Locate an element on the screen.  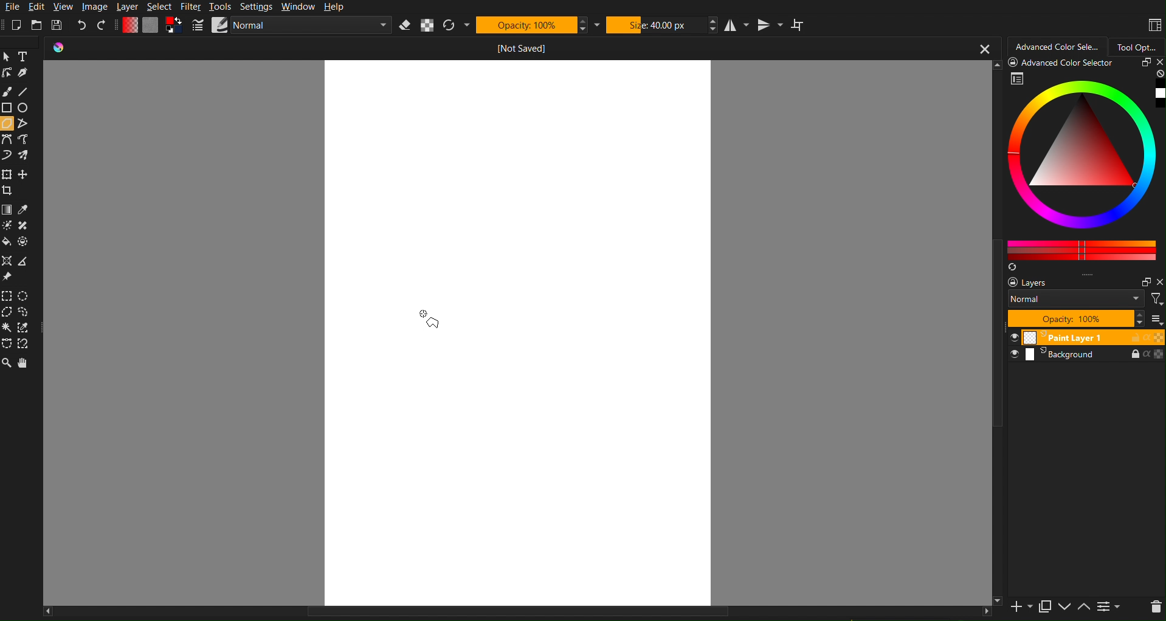
Undo is located at coordinates (81, 26).